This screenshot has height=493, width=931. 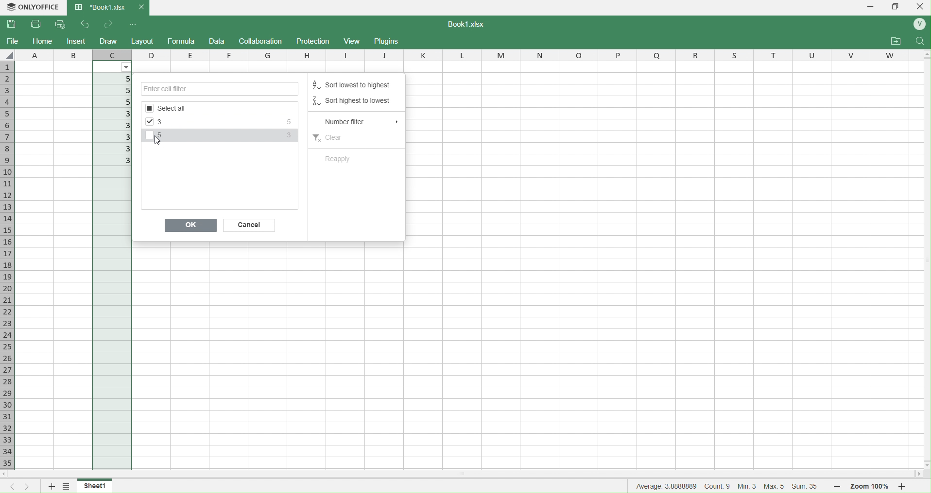 I want to click on 5, so click(x=115, y=103).